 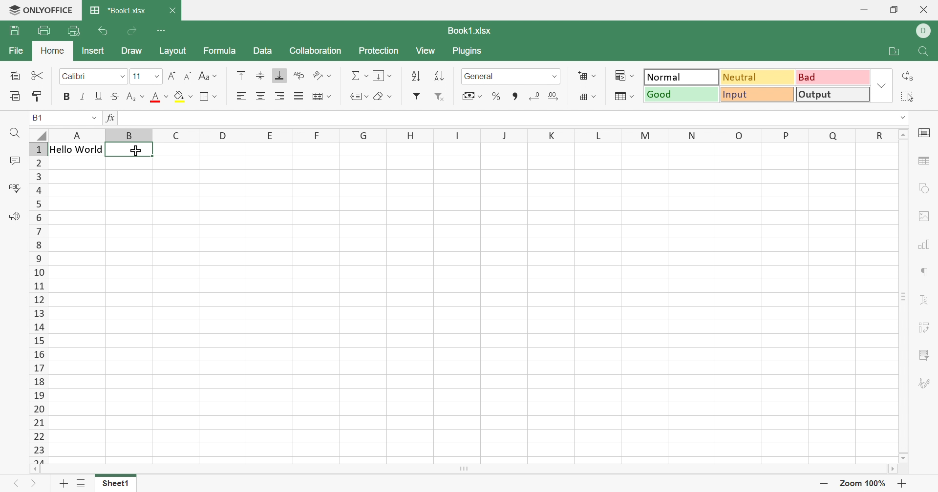 What do you see at coordinates (927, 216) in the screenshot?
I see `Image settings` at bounding box center [927, 216].